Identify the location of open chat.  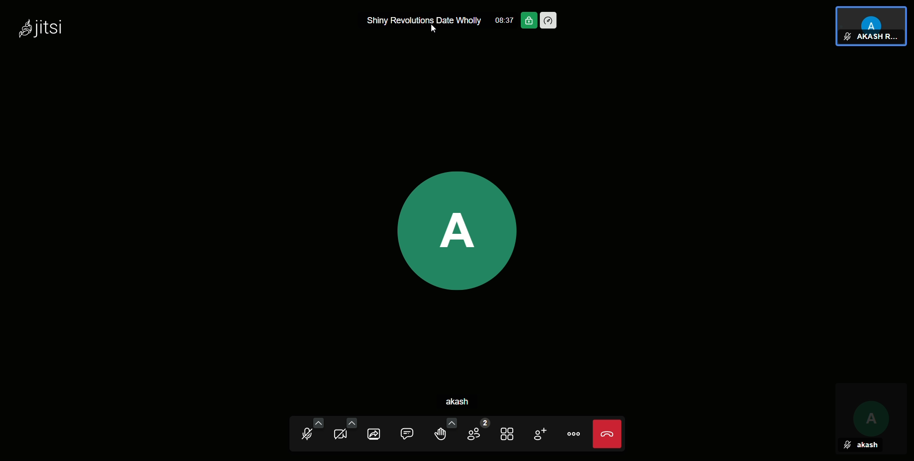
(412, 432).